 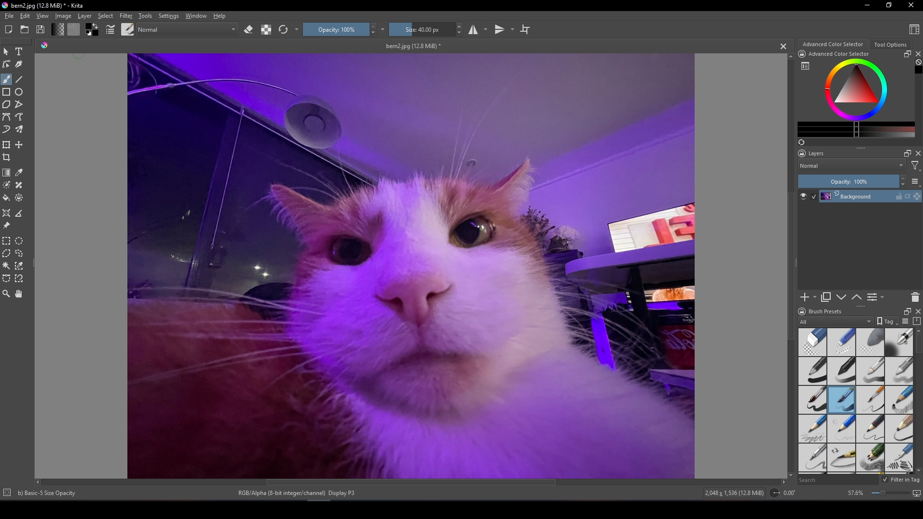 I want to click on Thumbnail settings, so click(x=915, y=181).